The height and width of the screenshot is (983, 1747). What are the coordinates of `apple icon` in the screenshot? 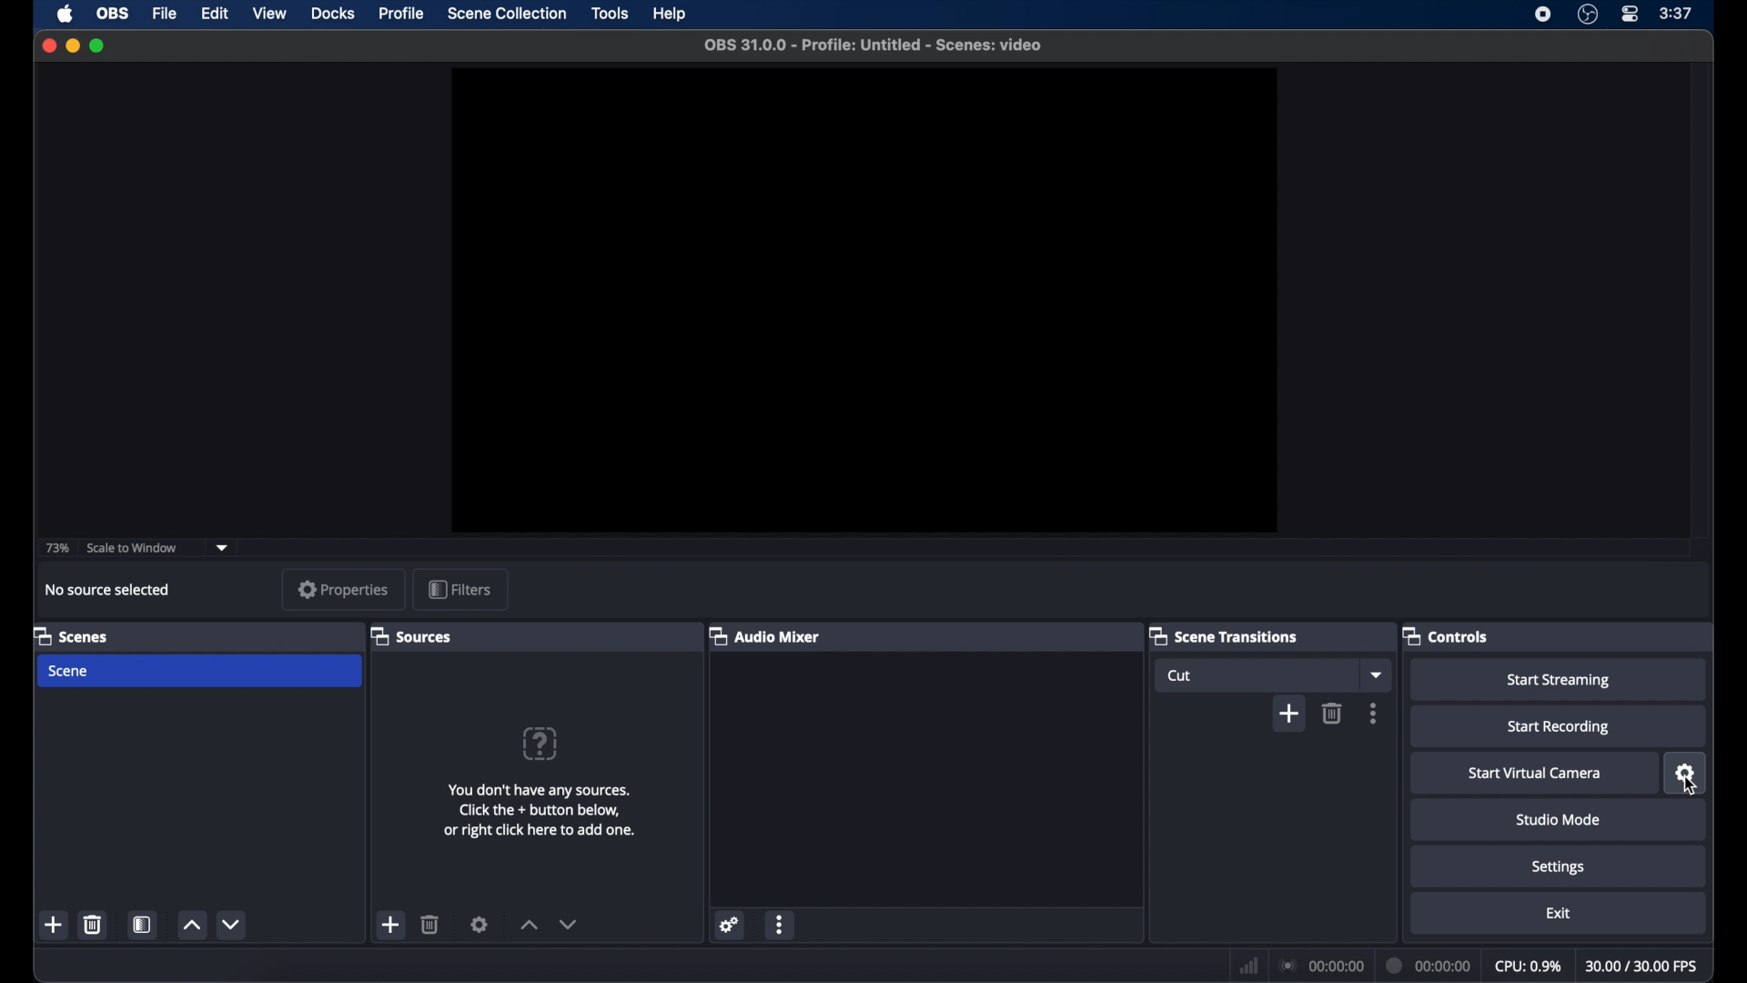 It's located at (66, 15).